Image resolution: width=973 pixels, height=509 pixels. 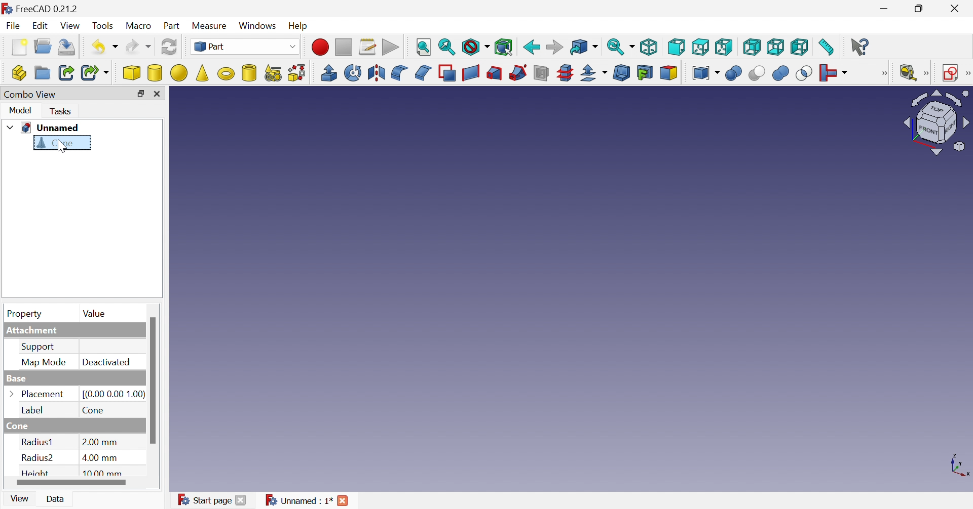 I want to click on Boolean, so click(x=734, y=74).